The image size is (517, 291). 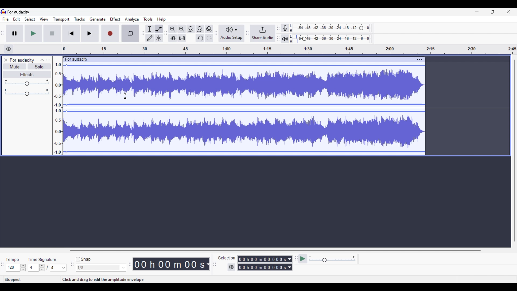 I want to click on Analyze, so click(x=132, y=19).